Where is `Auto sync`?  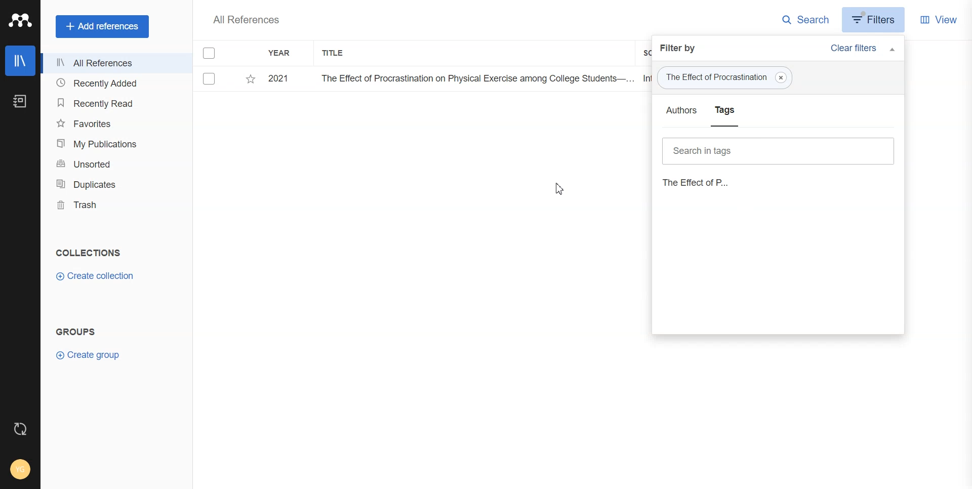 Auto sync is located at coordinates (20, 429).